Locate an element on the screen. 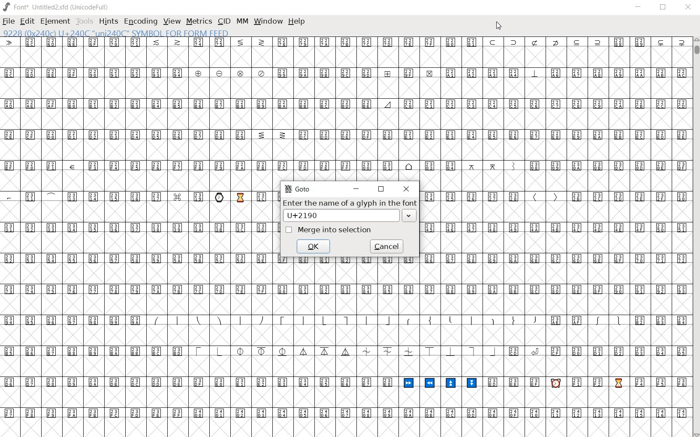 Image resolution: width=700 pixels, height=437 pixels. Merge into selection is located at coordinates (328, 230).